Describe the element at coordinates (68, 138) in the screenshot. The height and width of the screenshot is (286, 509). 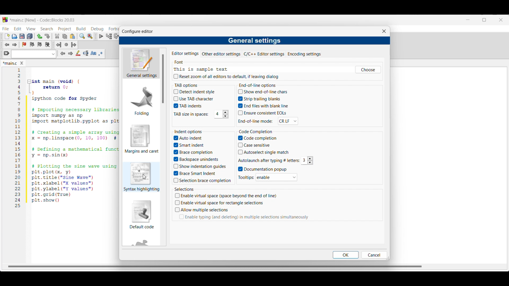
I see `Current code` at that location.